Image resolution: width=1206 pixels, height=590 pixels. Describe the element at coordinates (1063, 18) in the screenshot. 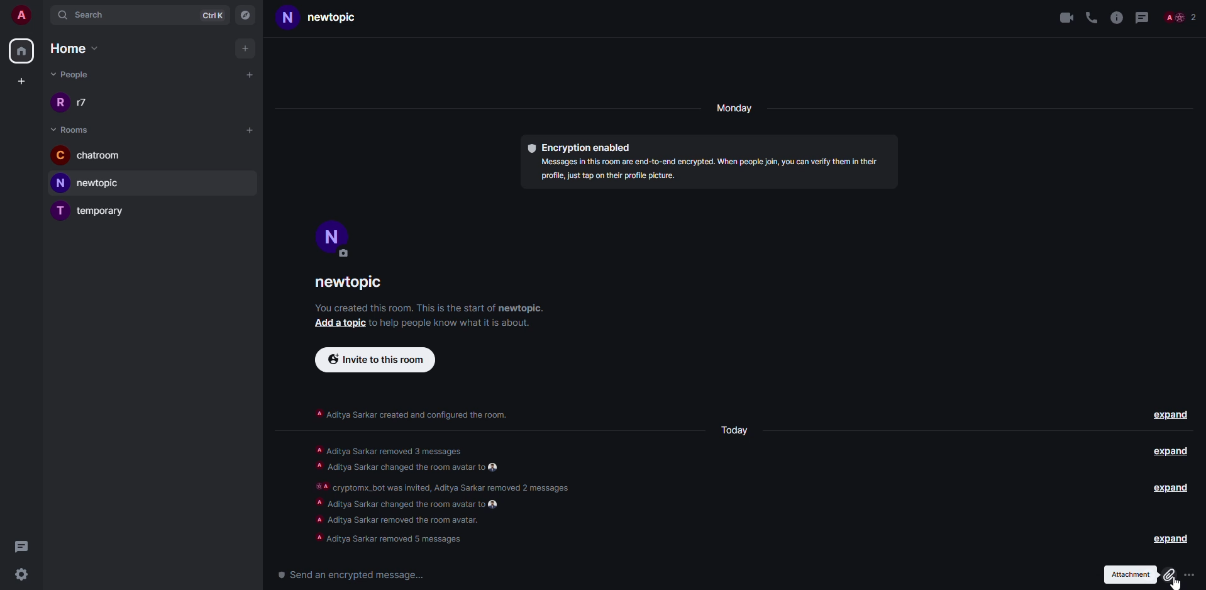

I see `video call` at that location.